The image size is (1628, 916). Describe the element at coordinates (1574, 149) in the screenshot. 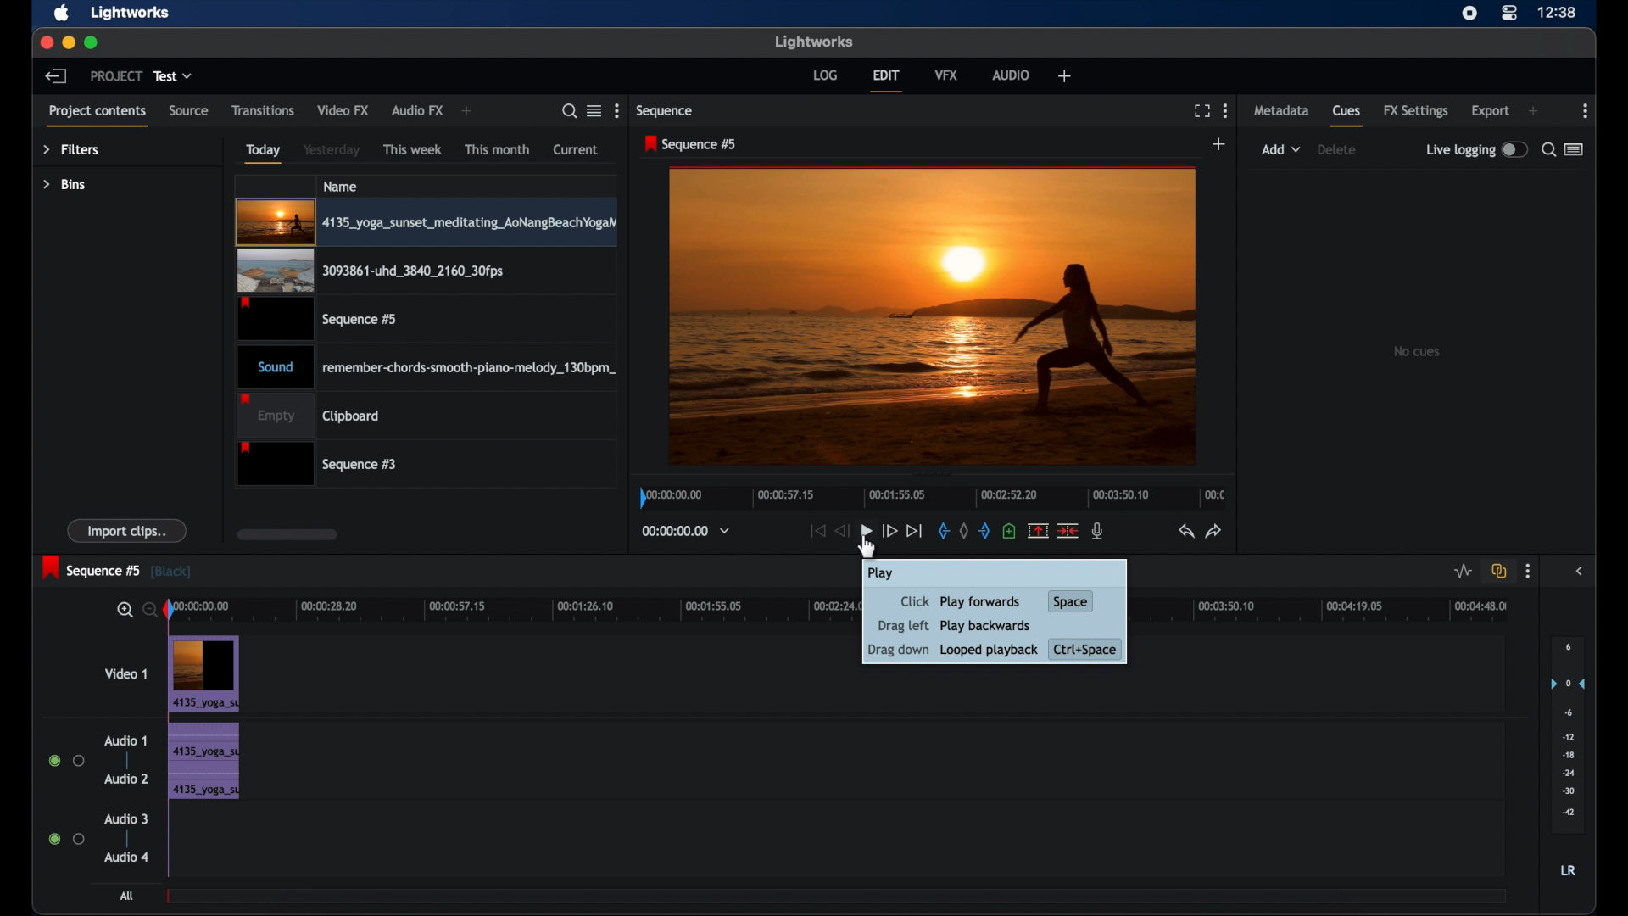

I see `toggle between list or logger view` at that location.